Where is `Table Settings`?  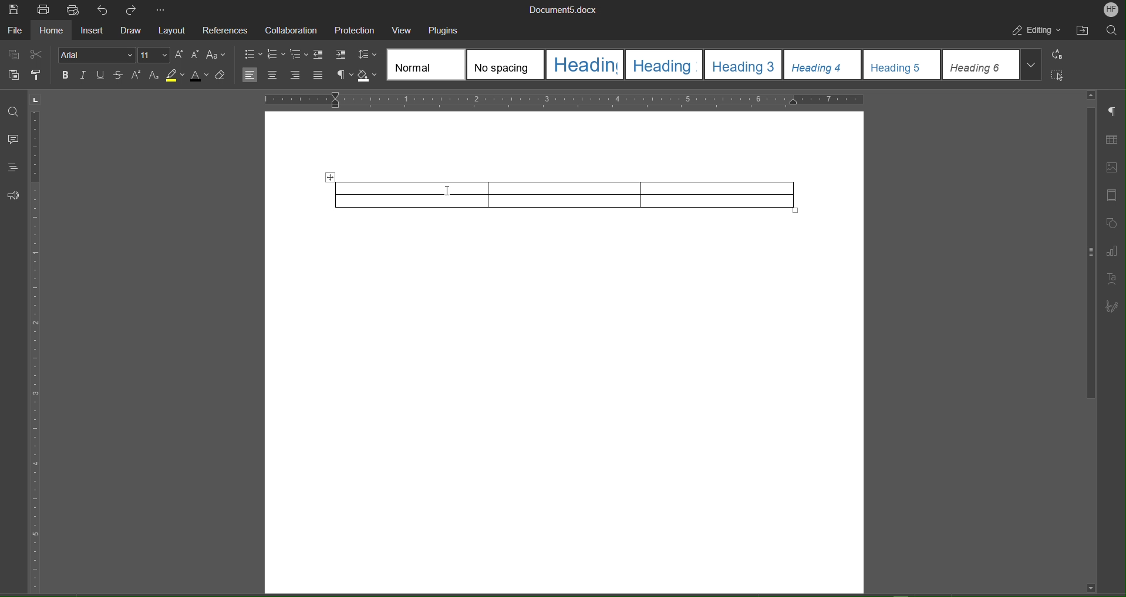
Table Settings is located at coordinates (1113, 139).